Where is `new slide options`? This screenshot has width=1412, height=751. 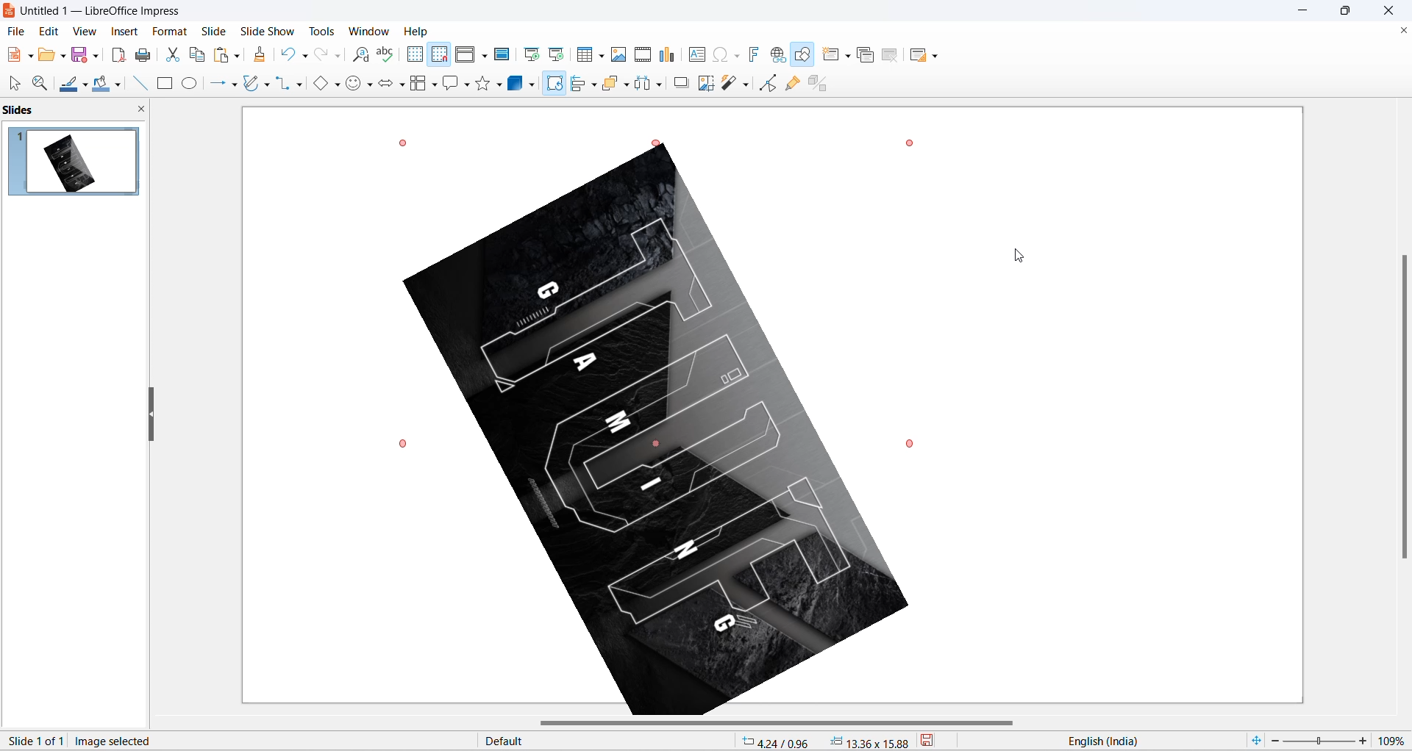 new slide options is located at coordinates (849, 56).